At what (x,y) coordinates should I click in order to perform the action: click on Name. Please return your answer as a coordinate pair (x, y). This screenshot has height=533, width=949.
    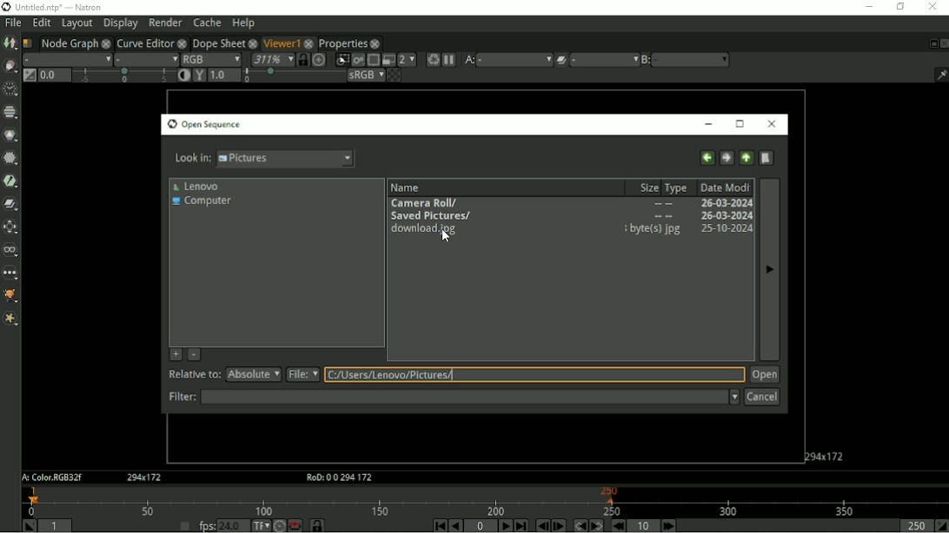
    Looking at the image, I should click on (405, 188).